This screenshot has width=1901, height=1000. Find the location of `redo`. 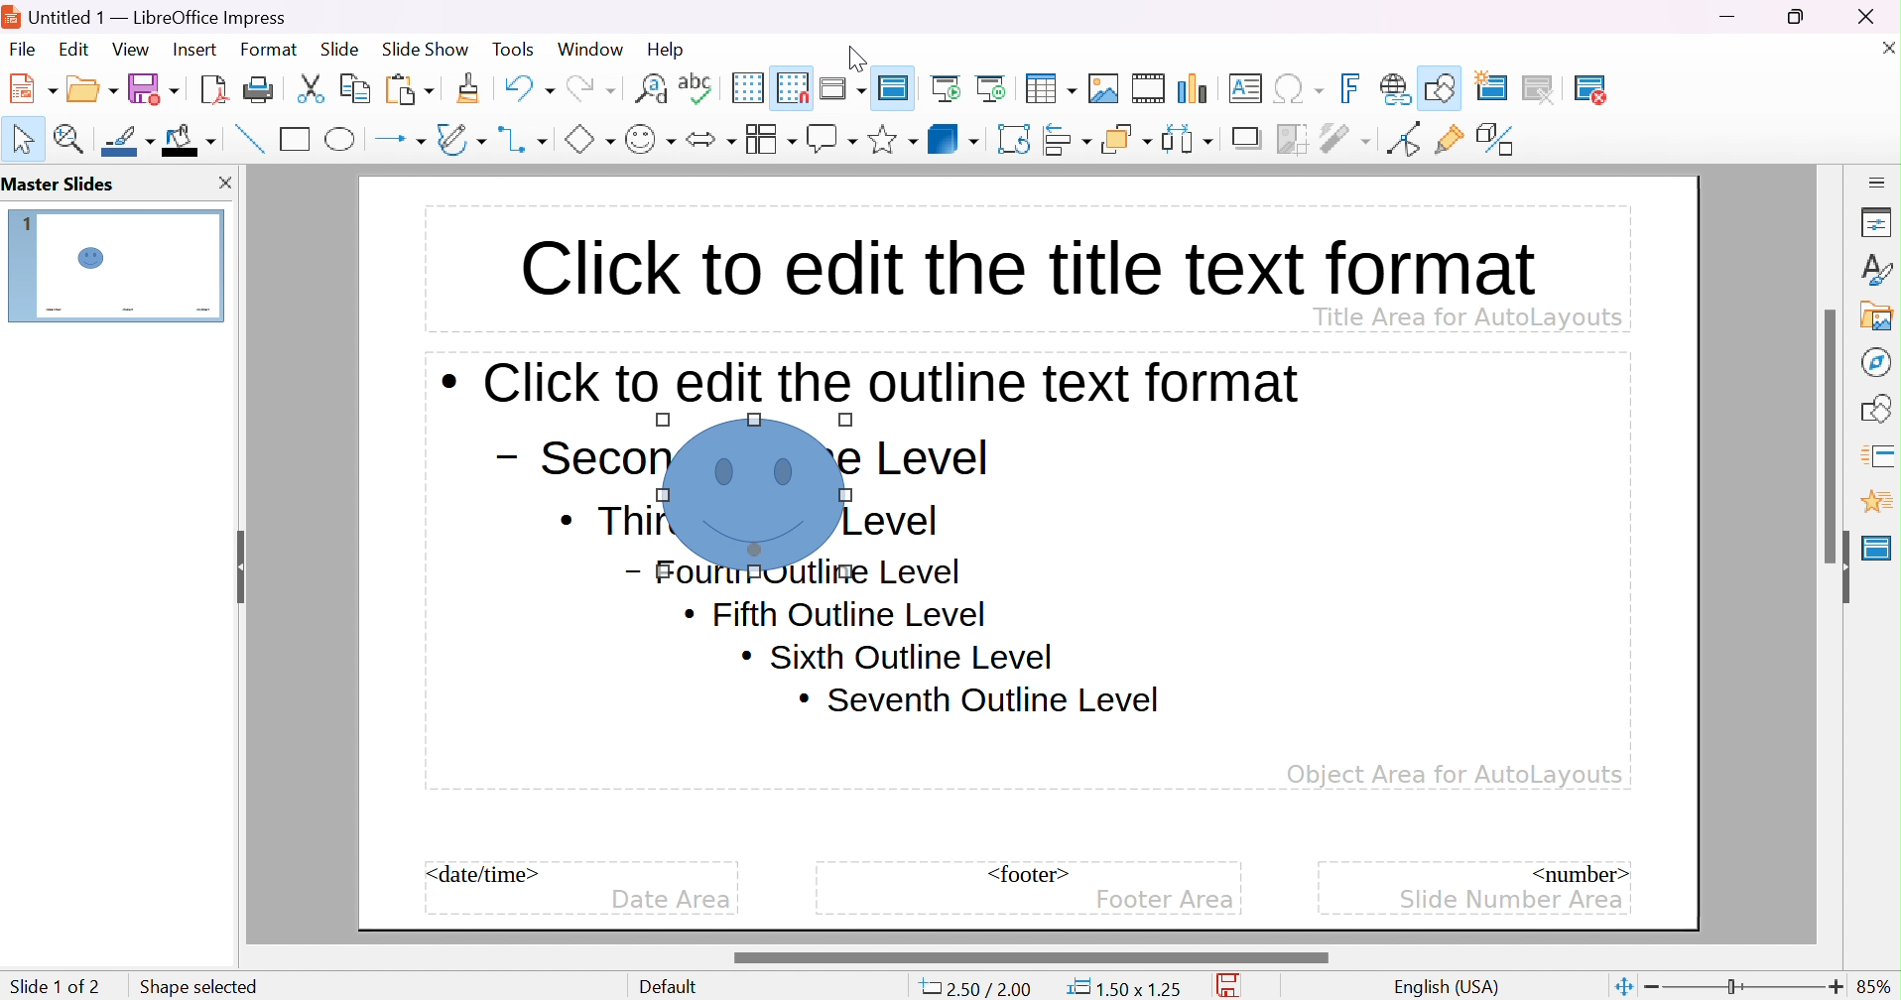

redo is located at coordinates (589, 85).